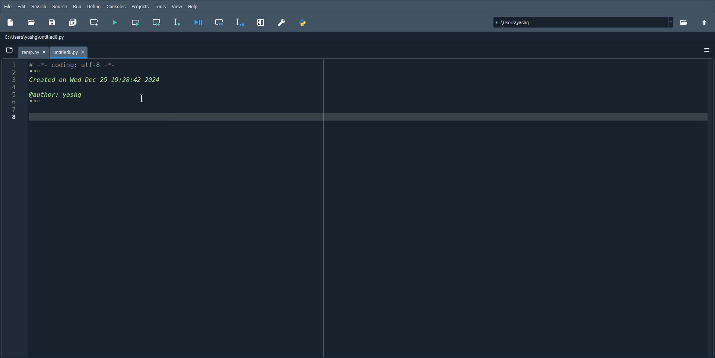 Image resolution: width=715 pixels, height=358 pixels. I want to click on Edit, so click(22, 7).